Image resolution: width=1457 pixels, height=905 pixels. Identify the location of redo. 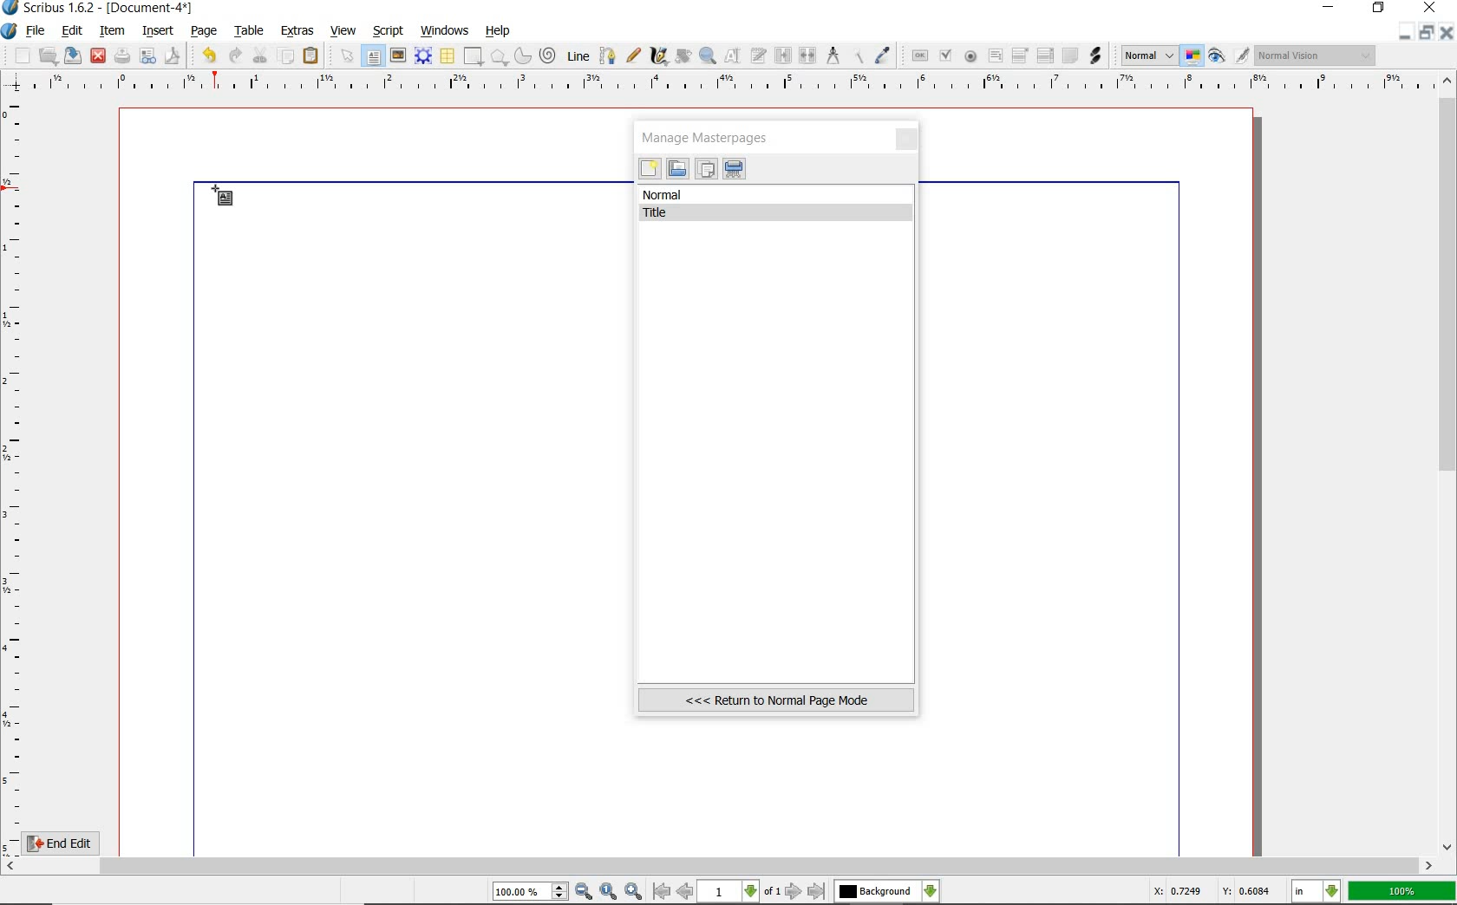
(234, 55).